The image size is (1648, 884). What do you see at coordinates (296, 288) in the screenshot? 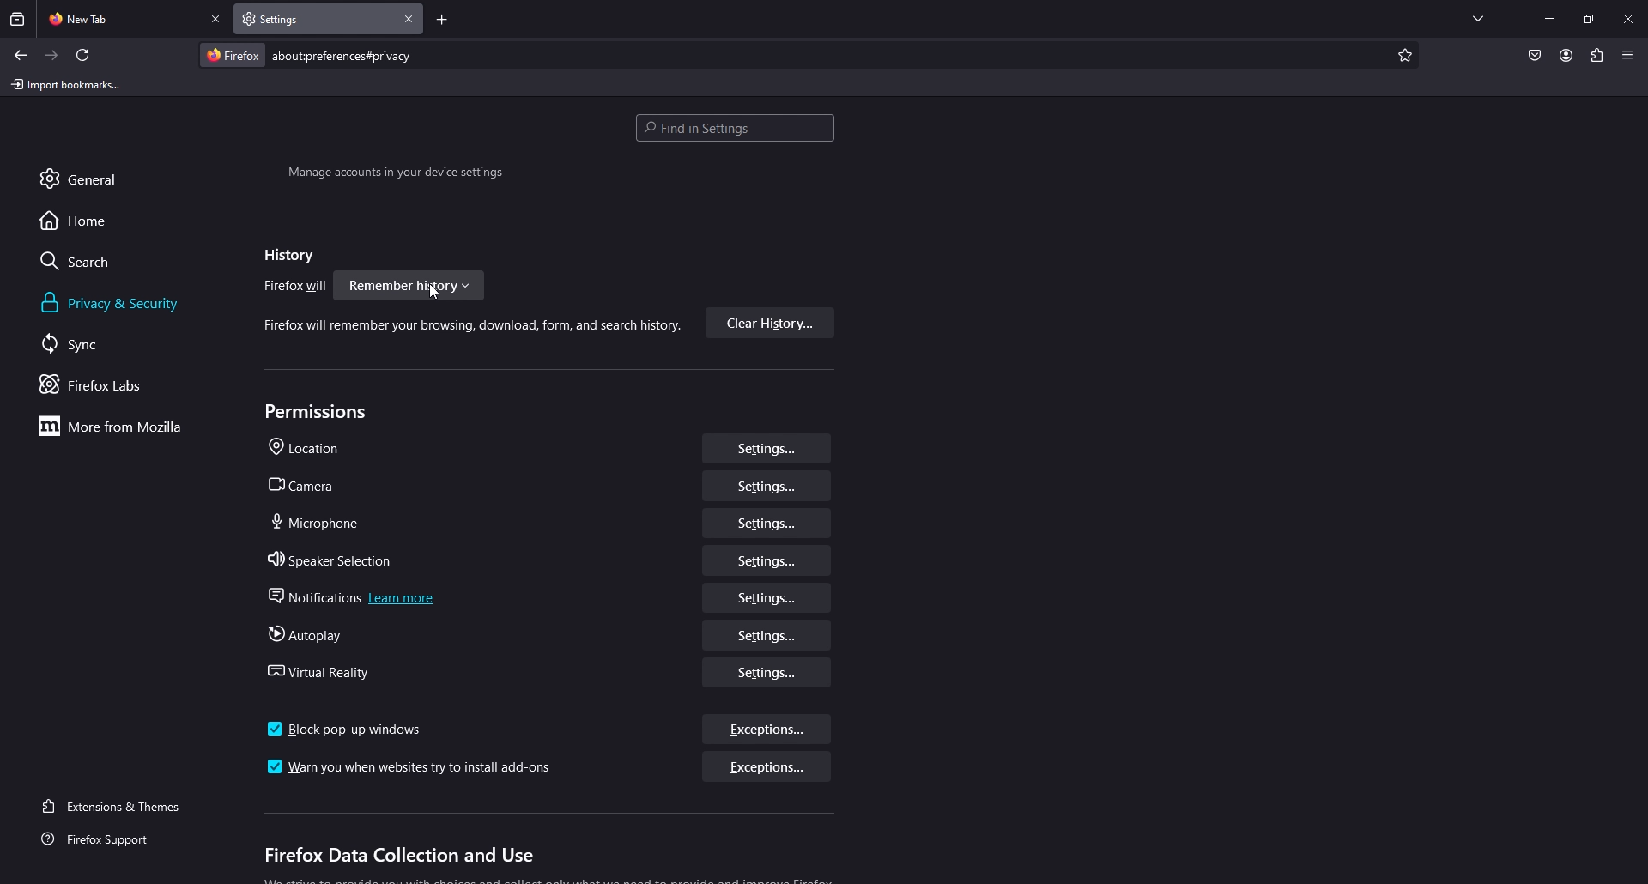
I see `firefox will ` at bounding box center [296, 288].